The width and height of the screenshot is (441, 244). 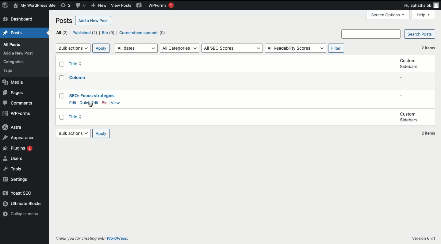 What do you see at coordinates (408, 63) in the screenshot?
I see `Custom sidebars` at bounding box center [408, 63].